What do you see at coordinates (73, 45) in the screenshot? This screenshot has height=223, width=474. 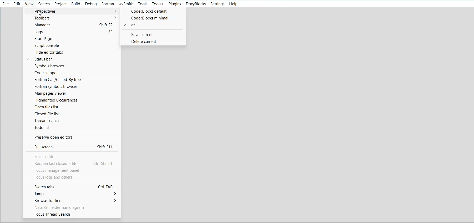 I see `Script console` at bounding box center [73, 45].